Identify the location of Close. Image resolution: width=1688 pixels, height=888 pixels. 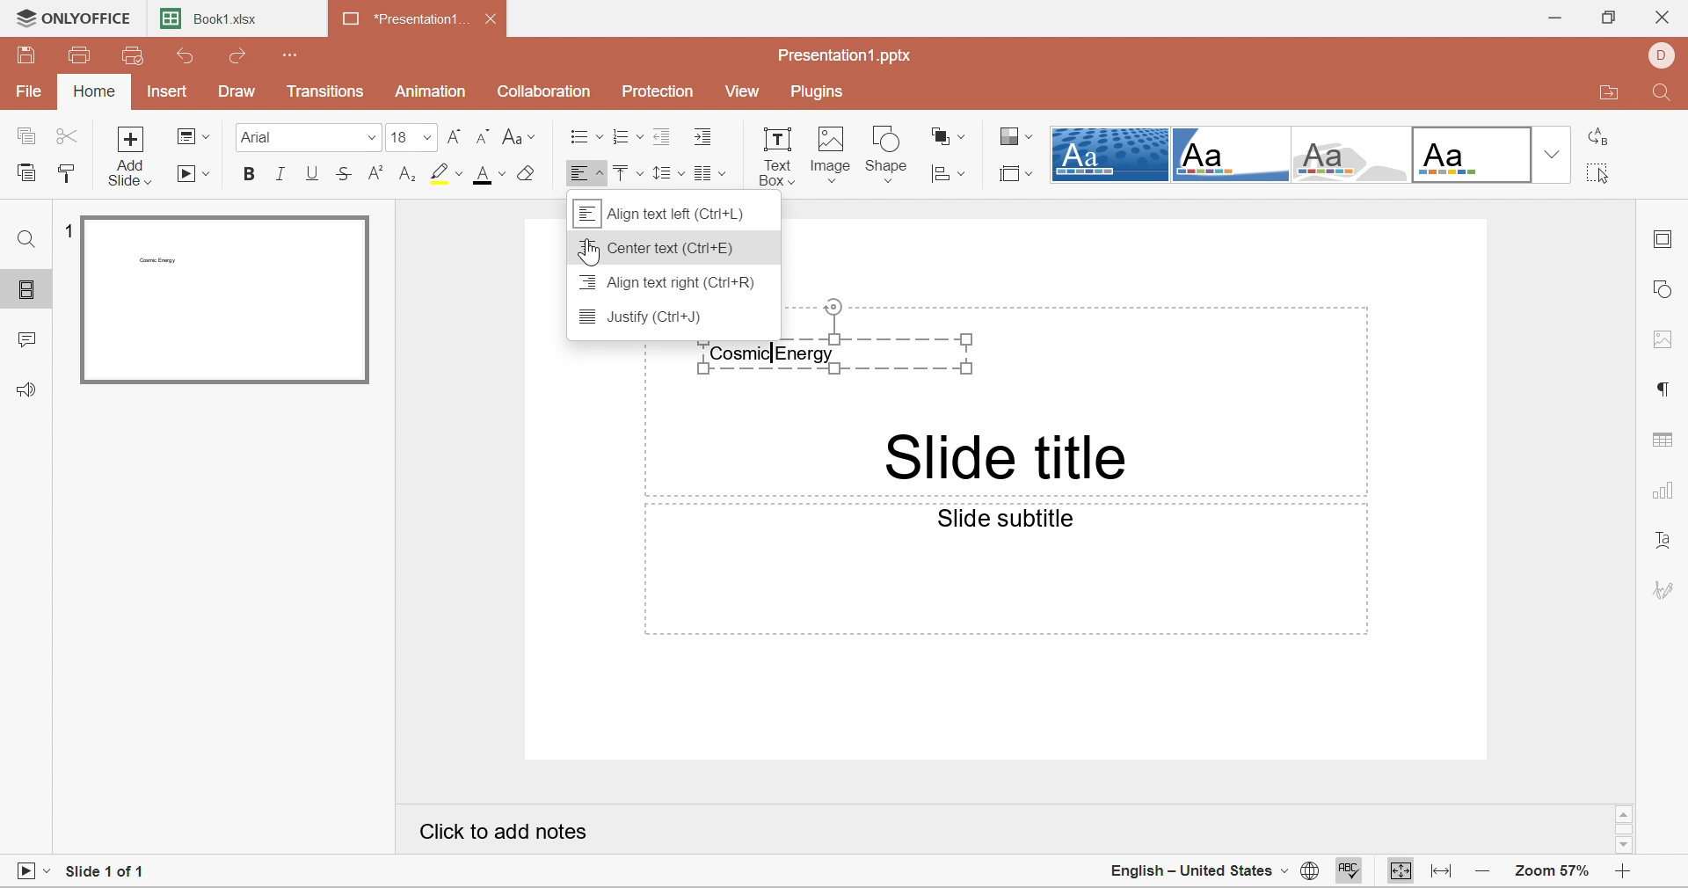
(491, 20).